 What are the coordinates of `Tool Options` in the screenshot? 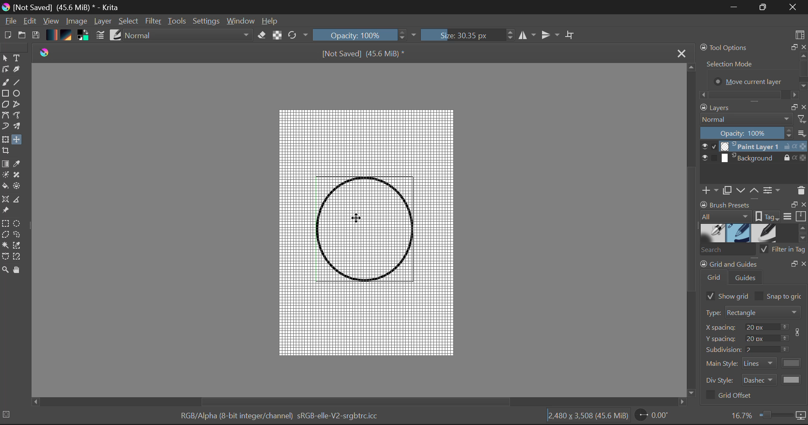 It's located at (752, 71).